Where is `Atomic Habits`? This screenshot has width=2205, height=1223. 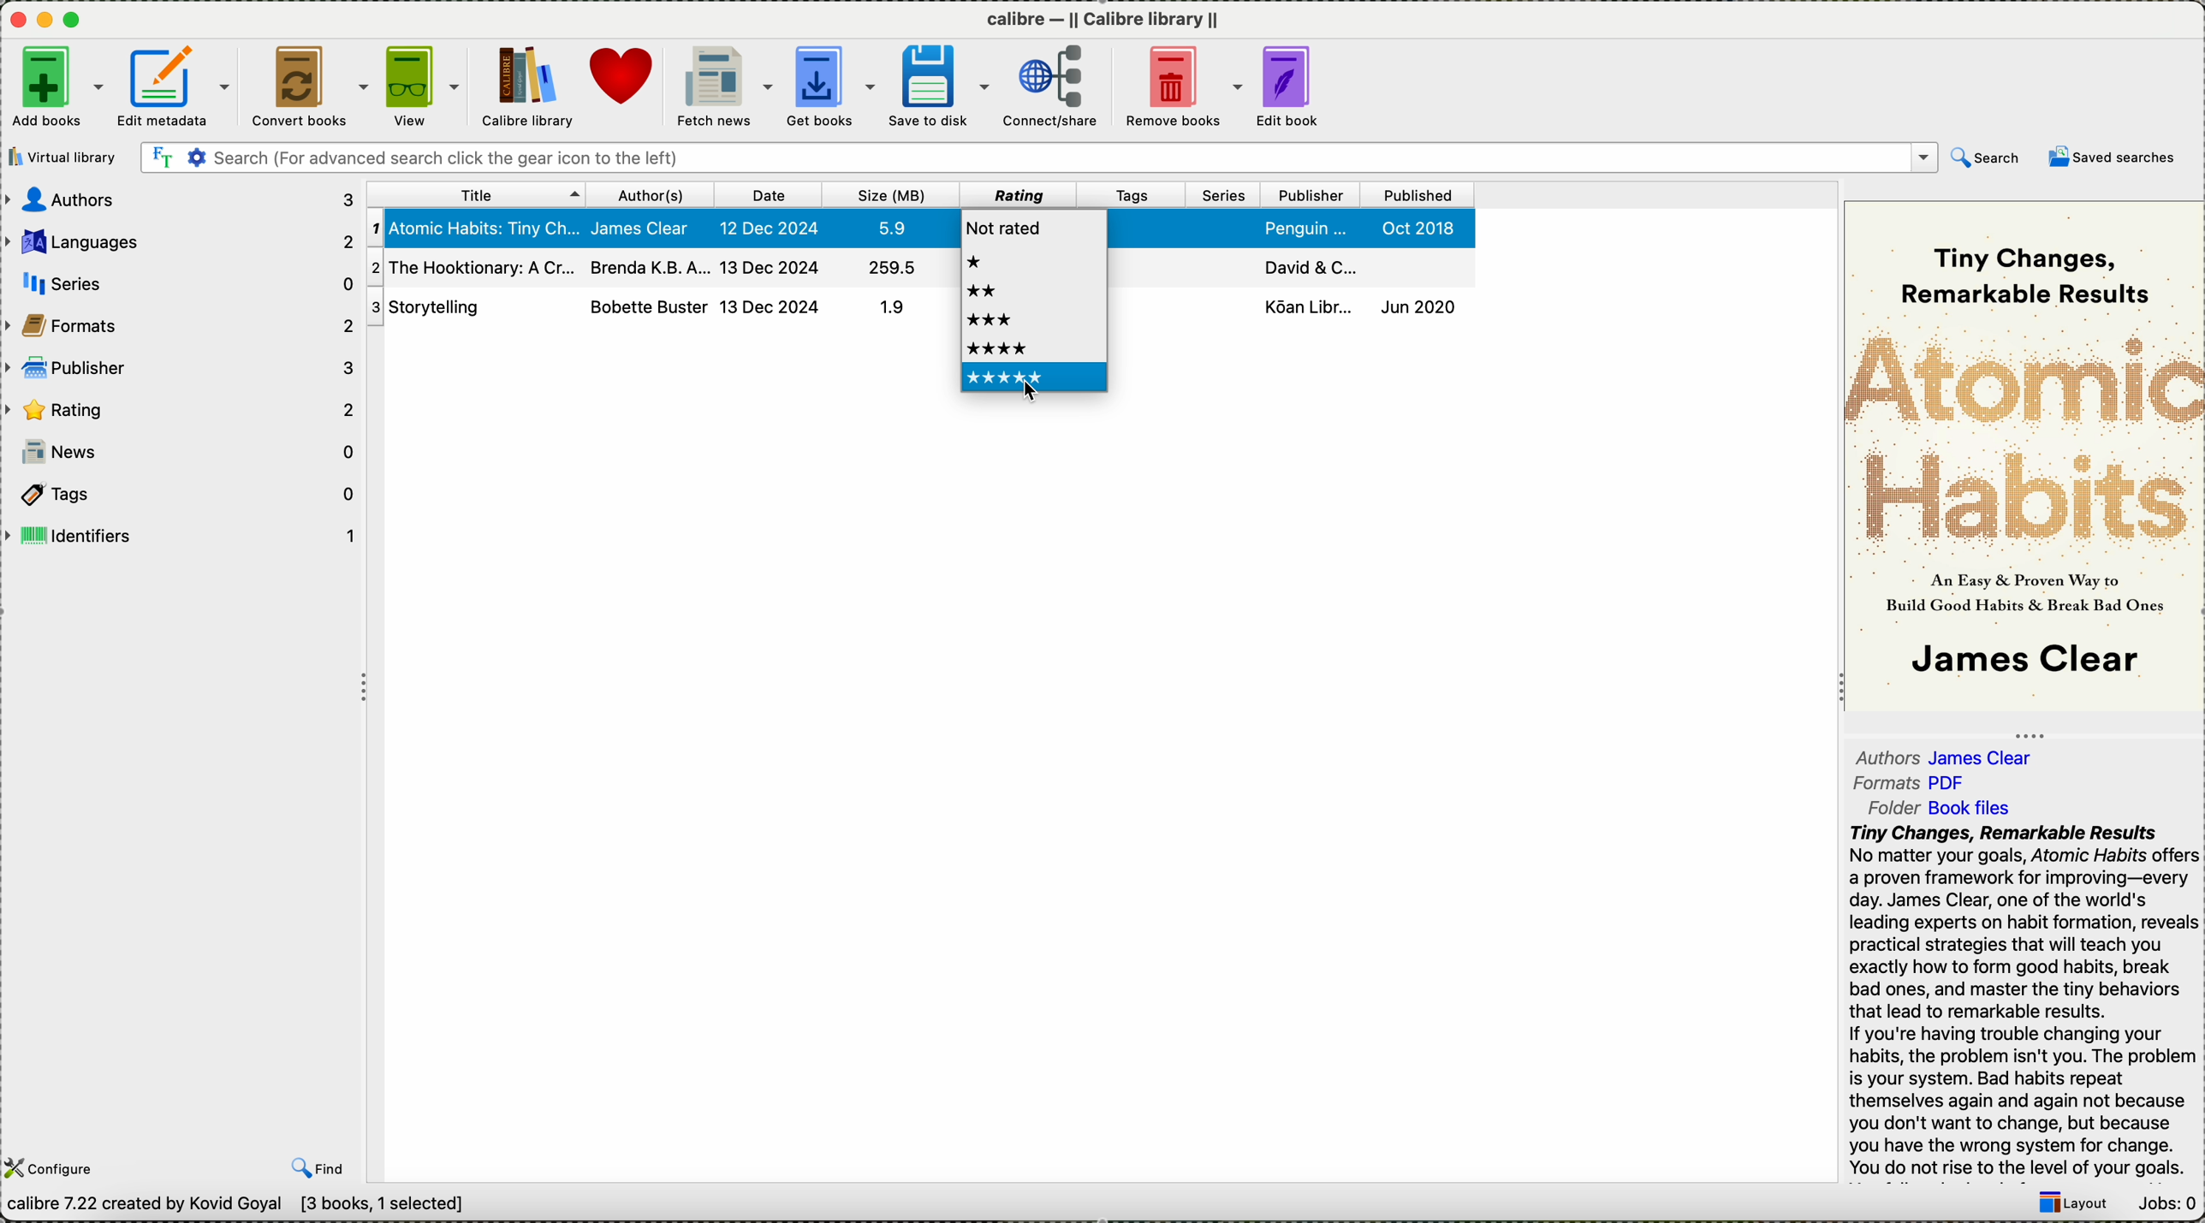 Atomic Habits is located at coordinates (2023, 432).